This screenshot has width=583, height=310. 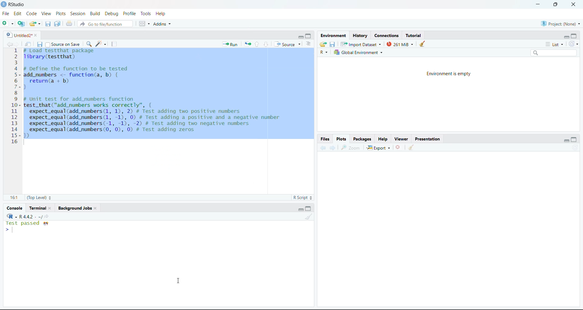 I want to click on minimize, so click(x=538, y=4).